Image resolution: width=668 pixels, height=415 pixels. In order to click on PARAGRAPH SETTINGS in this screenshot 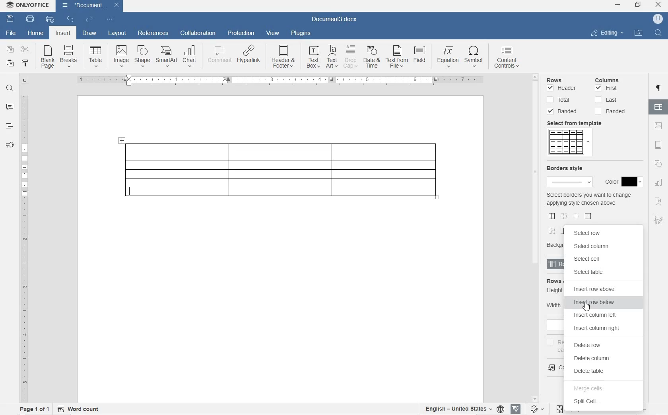, I will do `click(659, 89)`.